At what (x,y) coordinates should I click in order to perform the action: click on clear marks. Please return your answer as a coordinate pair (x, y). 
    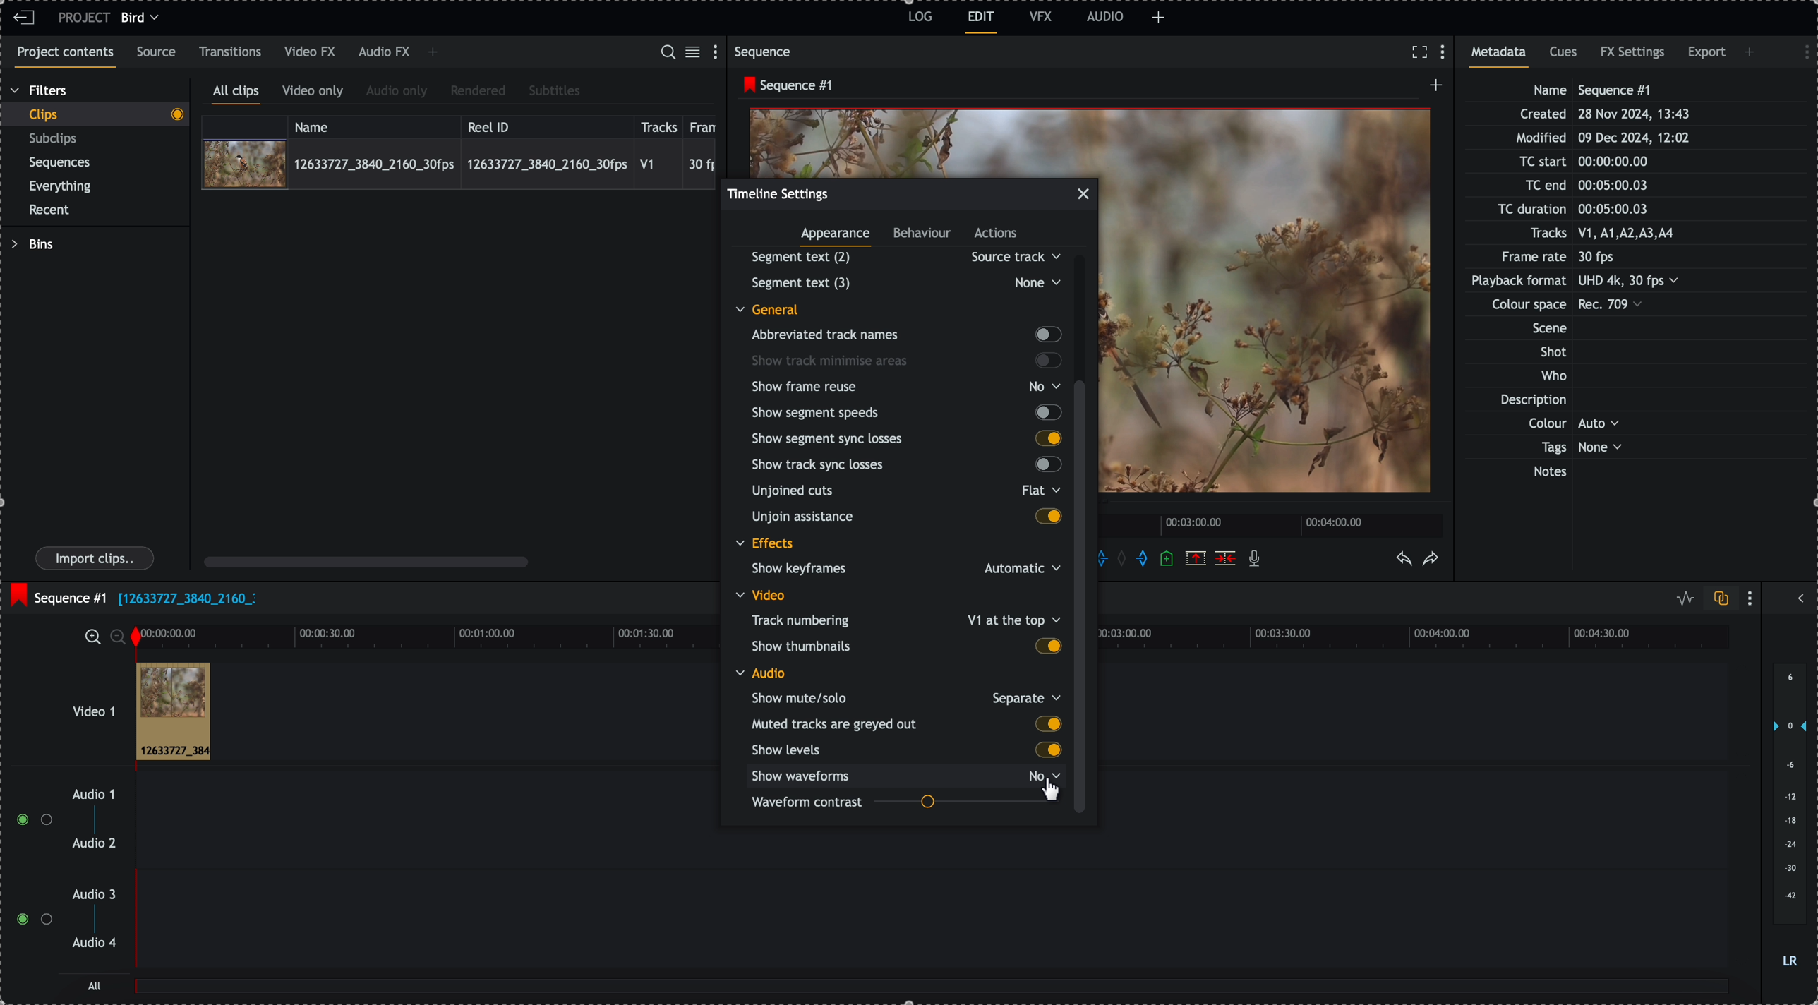
    Looking at the image, I should click on (1126, 560).